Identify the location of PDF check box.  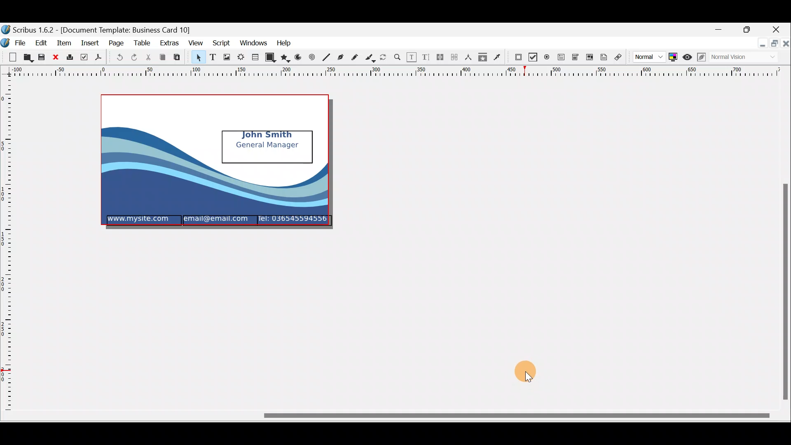
(532, 57).